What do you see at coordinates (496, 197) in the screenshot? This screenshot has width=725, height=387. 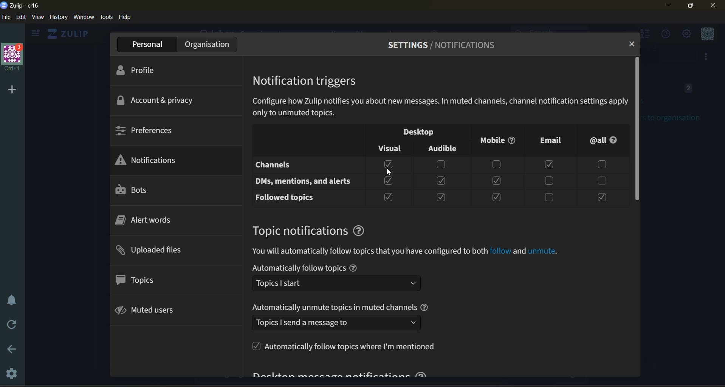 I see `checkbox` at bounding box center [496, 197].